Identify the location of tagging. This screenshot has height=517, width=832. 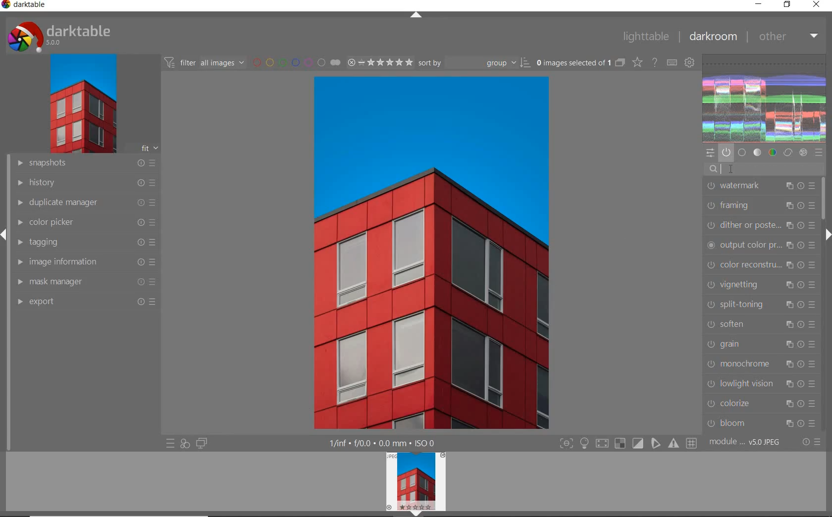
(85, 243).